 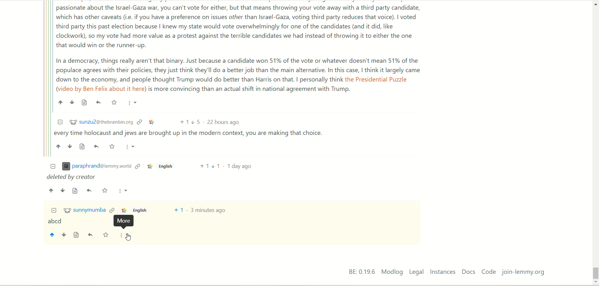 What do you see at coordinates (114, 102) in the screenshot?
I see `Starred` at bounding box center [114, 102].